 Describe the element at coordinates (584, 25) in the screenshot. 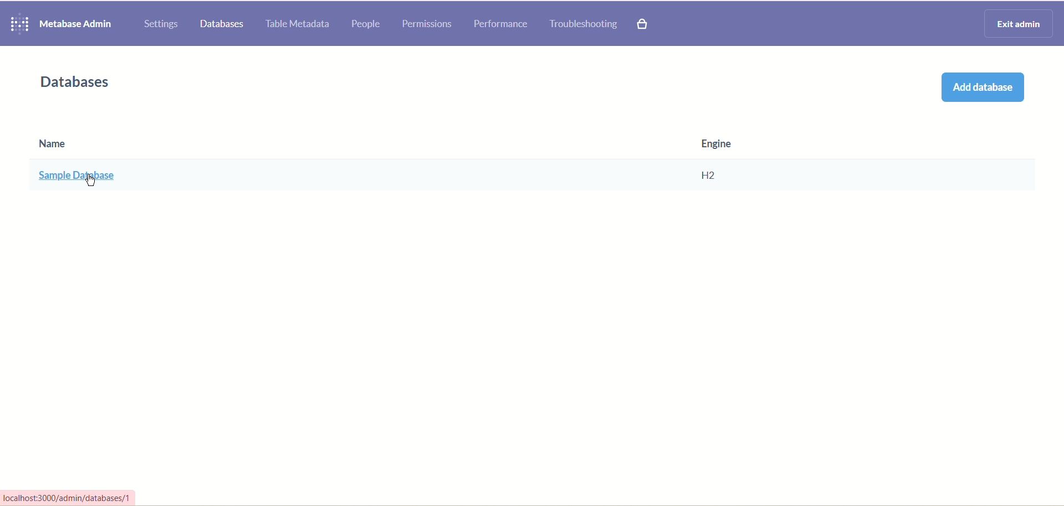

I see `troubleshooting` at that location.